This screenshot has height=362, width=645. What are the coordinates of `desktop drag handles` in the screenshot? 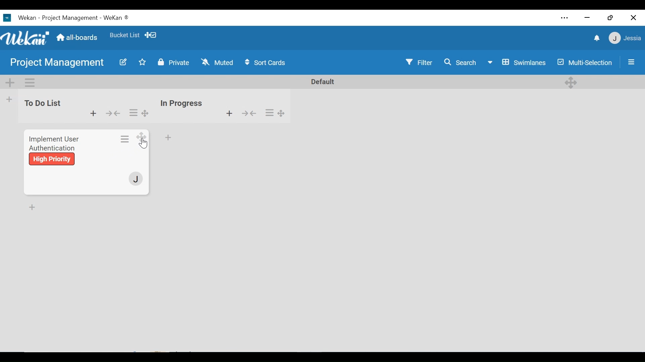 It's located at (142, 138).